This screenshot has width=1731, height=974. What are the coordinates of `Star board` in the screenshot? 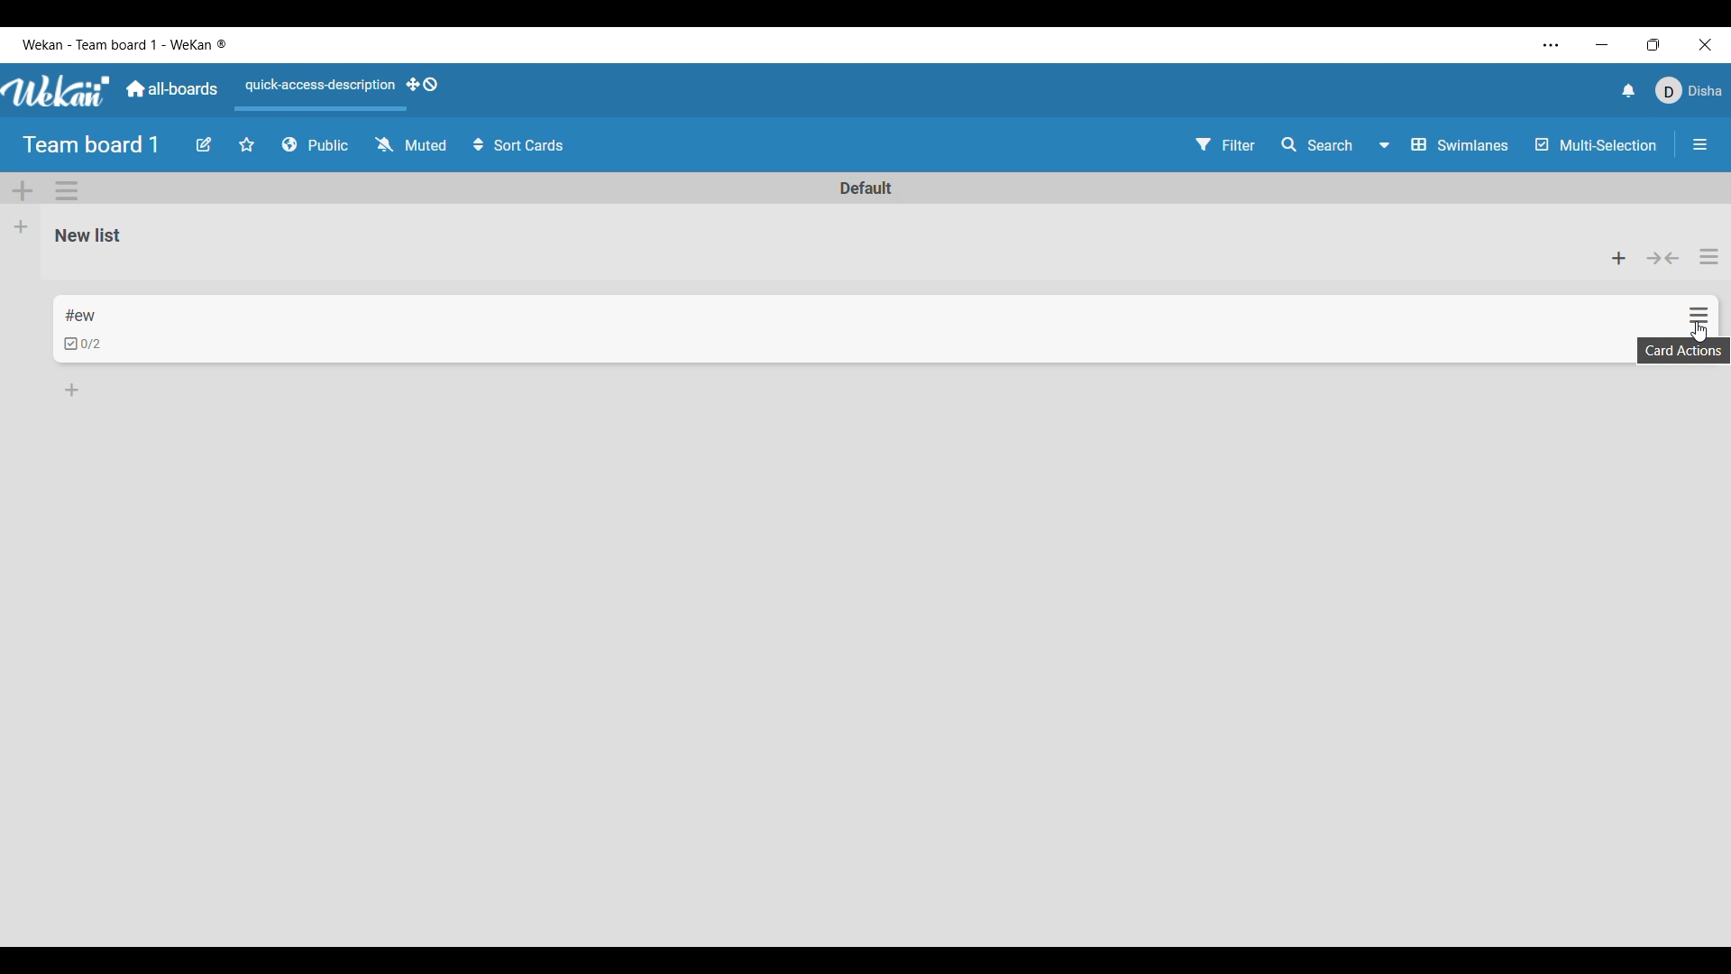 It's located at (247, 144).